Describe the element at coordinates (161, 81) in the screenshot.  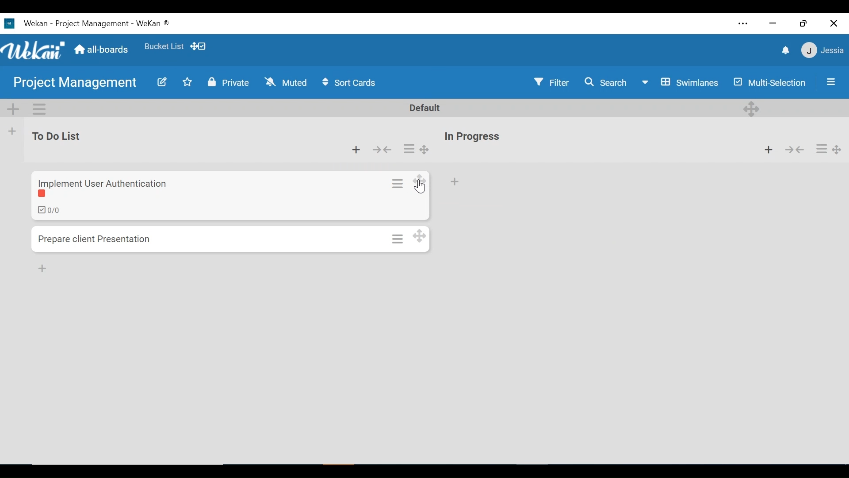
I see `Edit` at that location.